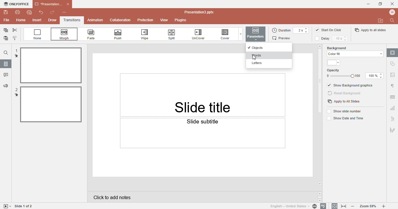 This screenshot has width=398, height=209. I want to click on transition mark, so click(16, 56).